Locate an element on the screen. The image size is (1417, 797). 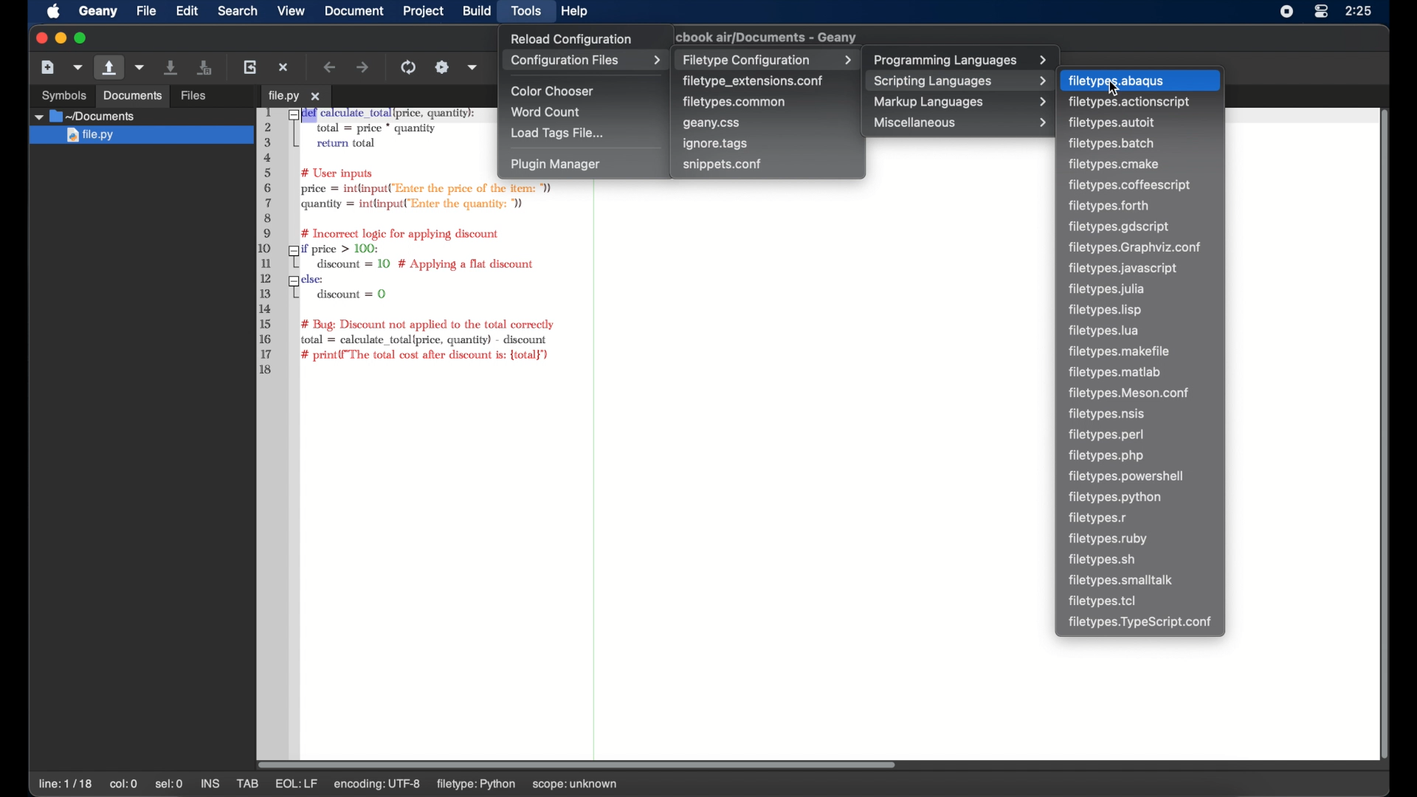
line: 17/18 is located at coordinates (67, 784).